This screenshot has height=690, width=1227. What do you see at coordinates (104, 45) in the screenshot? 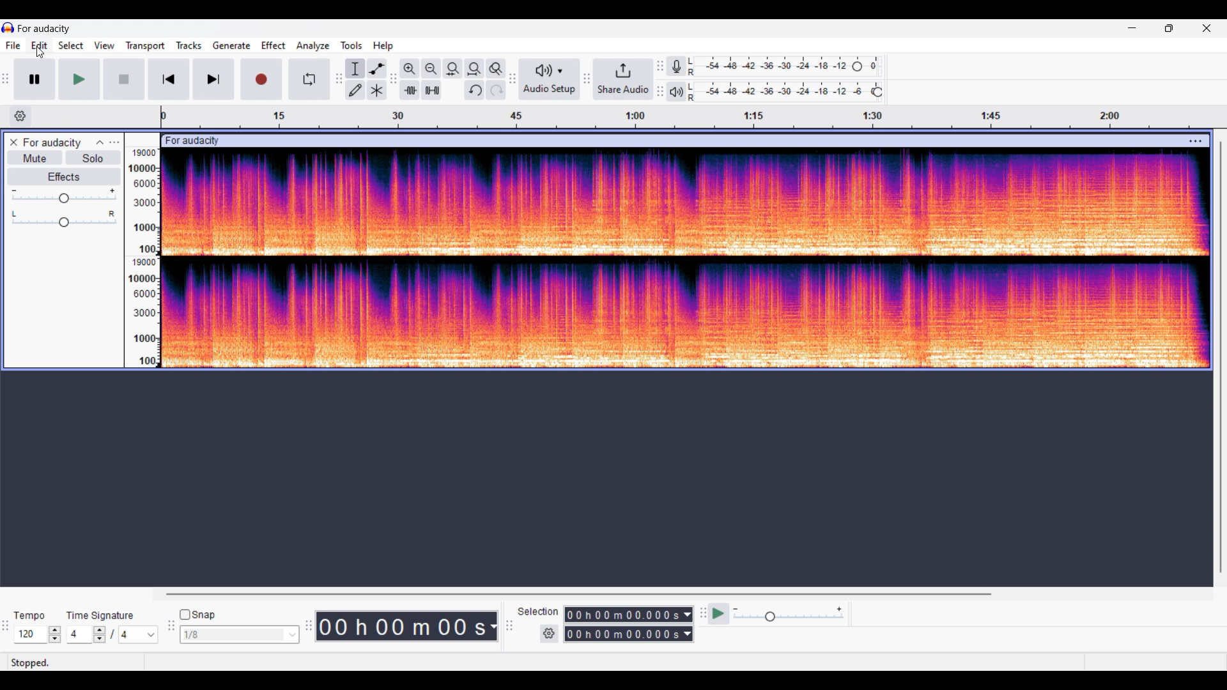
I see `View menu` at bounding box center [104, 45].